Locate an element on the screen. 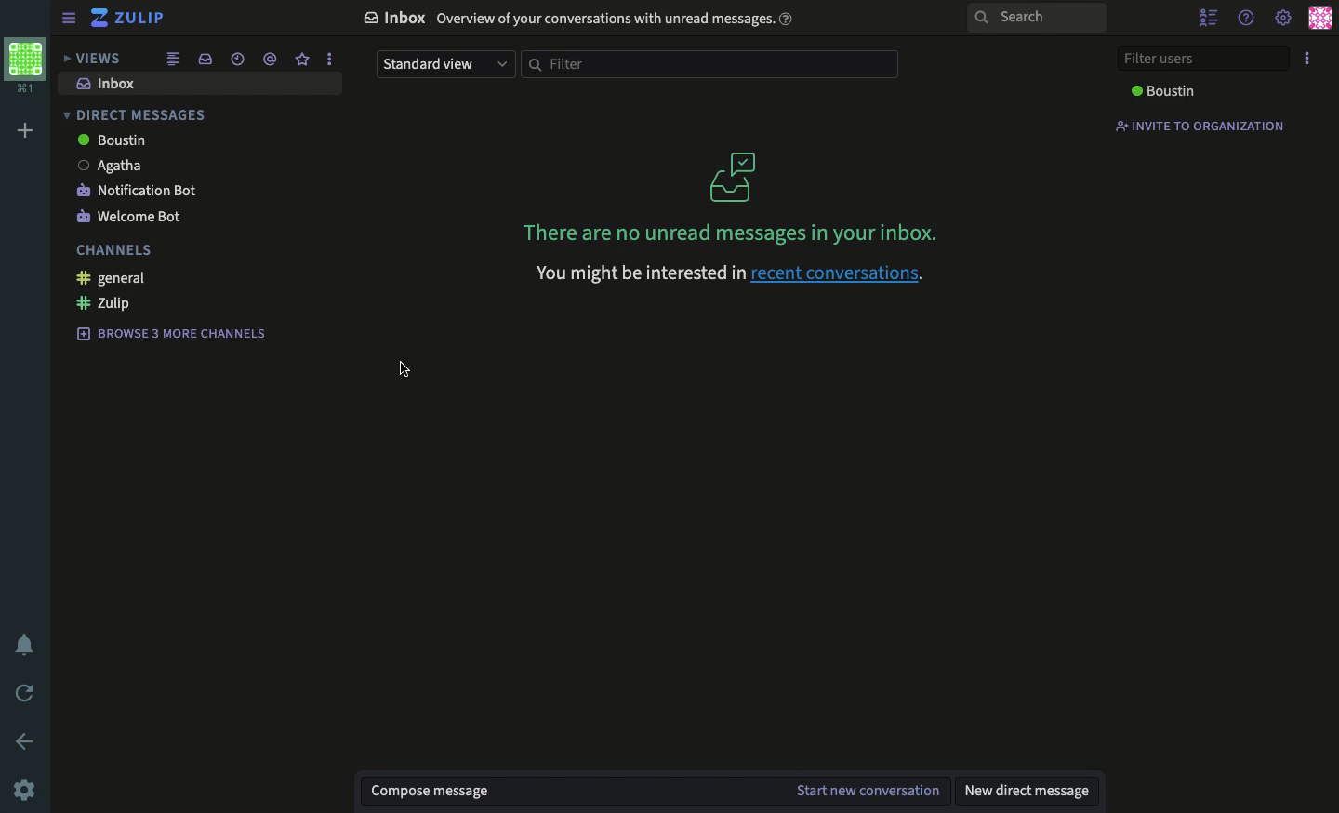   Inbox Overview of your conversations with unread messages. is located at coordinates (578, 20).